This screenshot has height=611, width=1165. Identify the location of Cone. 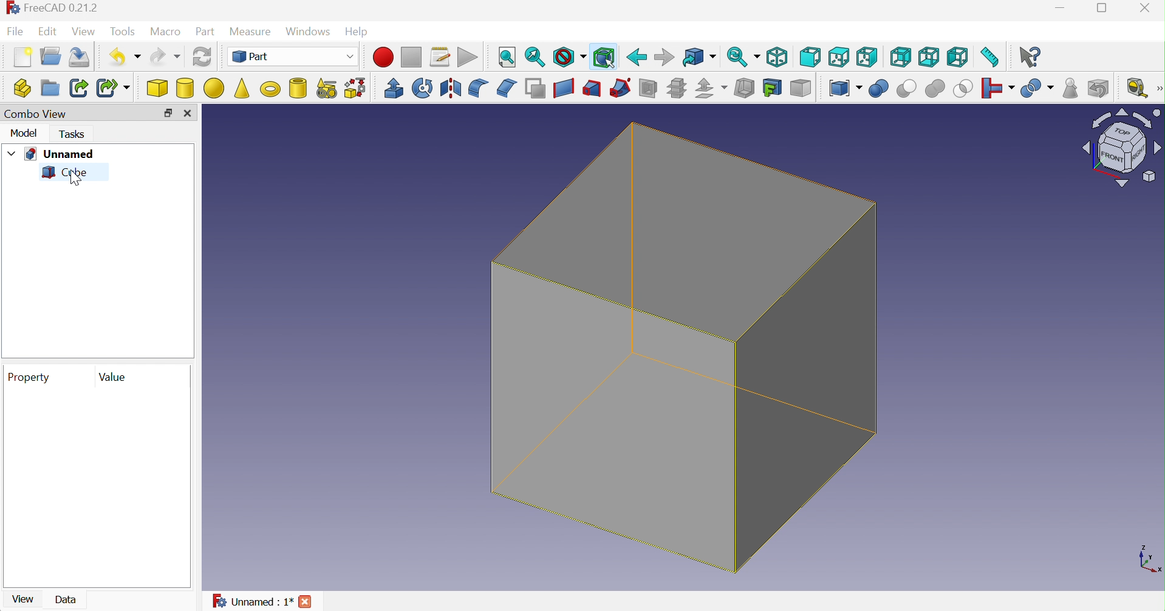
(244, 88).